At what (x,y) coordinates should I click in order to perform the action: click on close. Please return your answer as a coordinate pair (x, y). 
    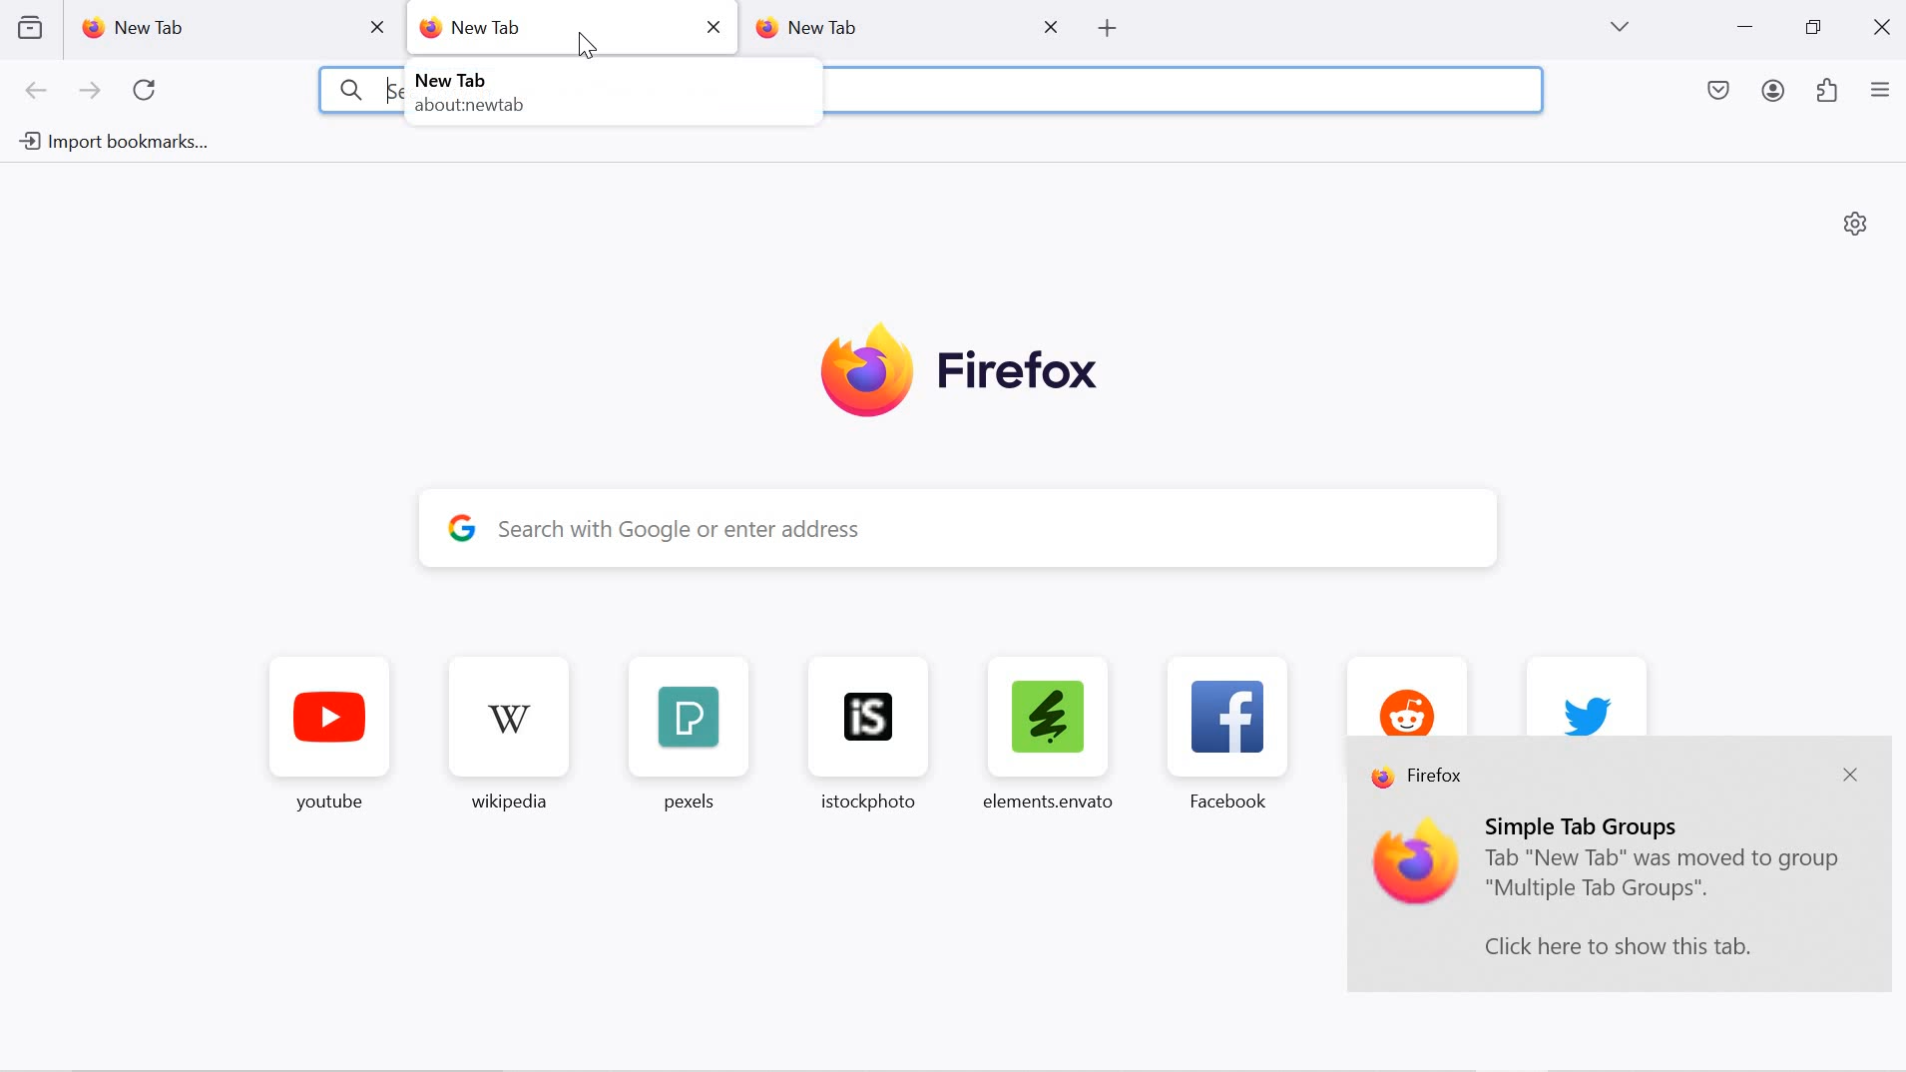
    Looking at the image, I should click on (1885, 25).